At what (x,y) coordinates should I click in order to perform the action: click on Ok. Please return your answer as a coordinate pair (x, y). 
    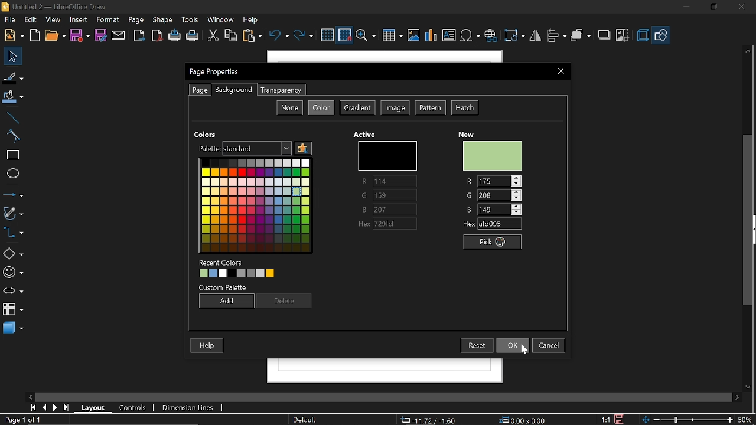
    Looking at the image, I should click on (511, 346).